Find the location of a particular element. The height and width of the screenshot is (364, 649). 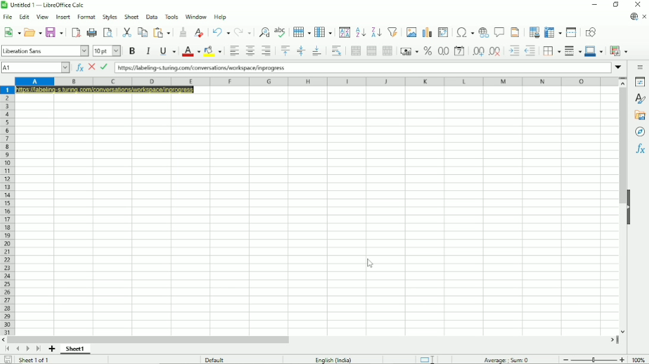

Sort is located at coordinates (345, 33).